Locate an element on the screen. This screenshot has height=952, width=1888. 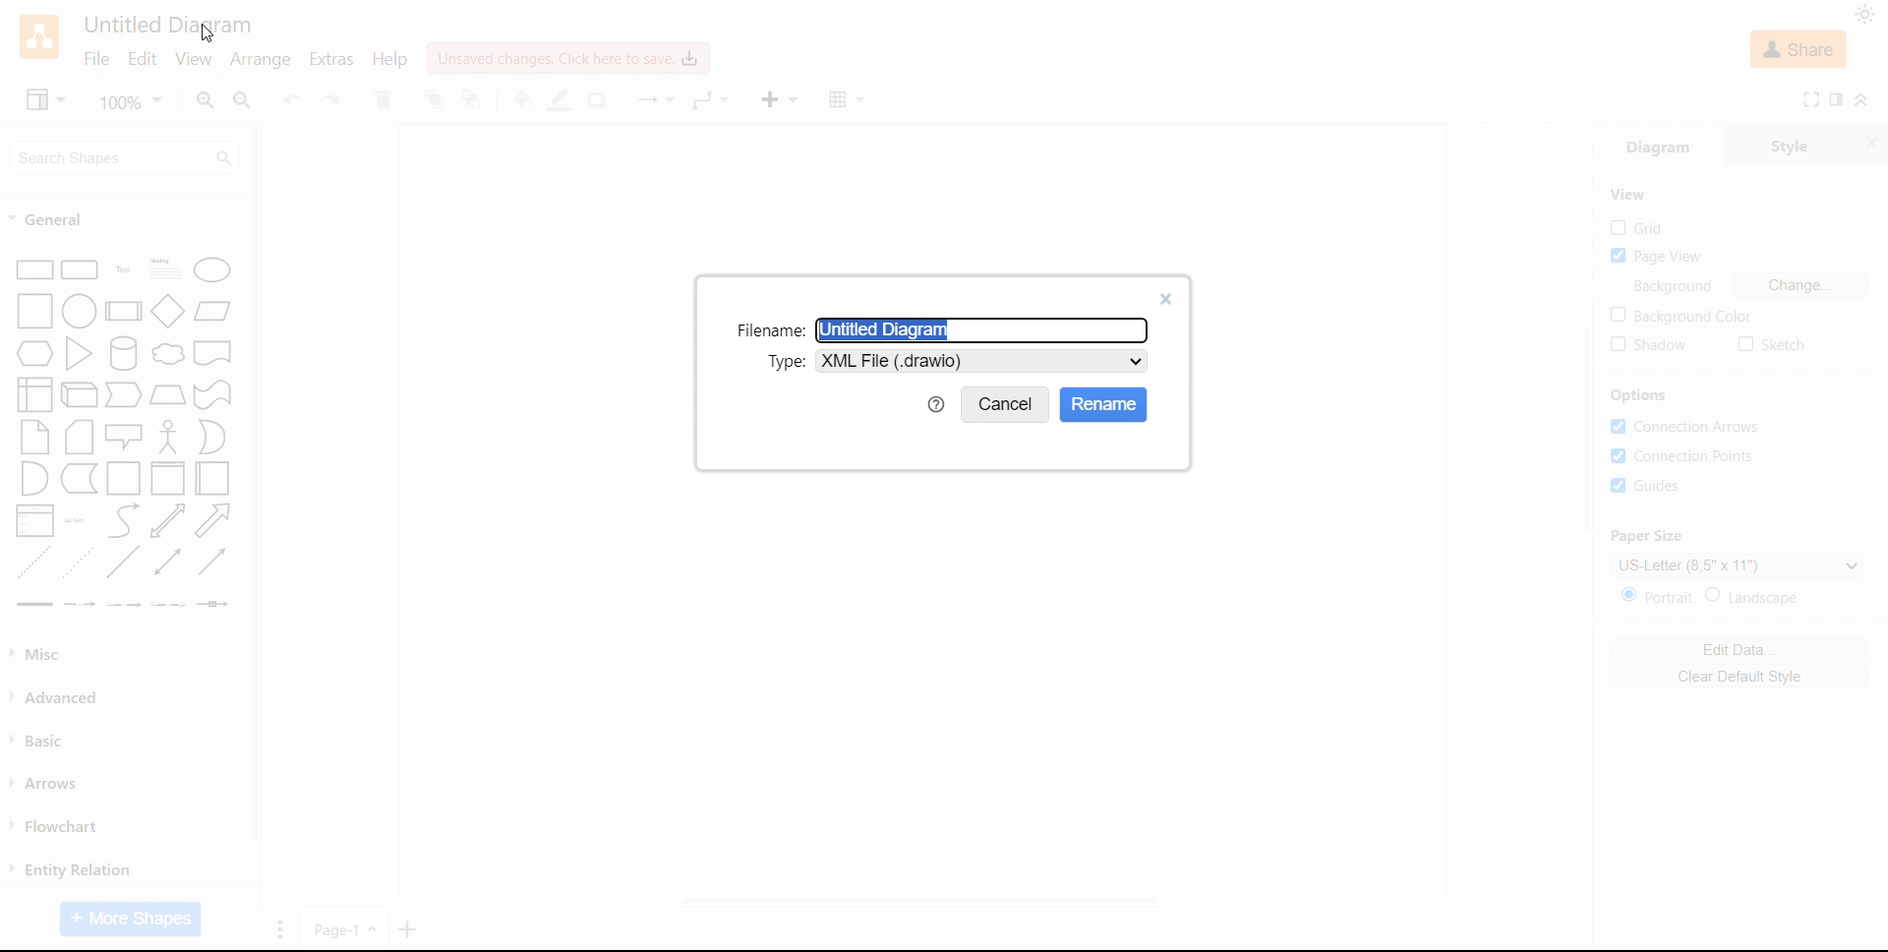
Close dialogue box  is located at coordinates (1167, 300).